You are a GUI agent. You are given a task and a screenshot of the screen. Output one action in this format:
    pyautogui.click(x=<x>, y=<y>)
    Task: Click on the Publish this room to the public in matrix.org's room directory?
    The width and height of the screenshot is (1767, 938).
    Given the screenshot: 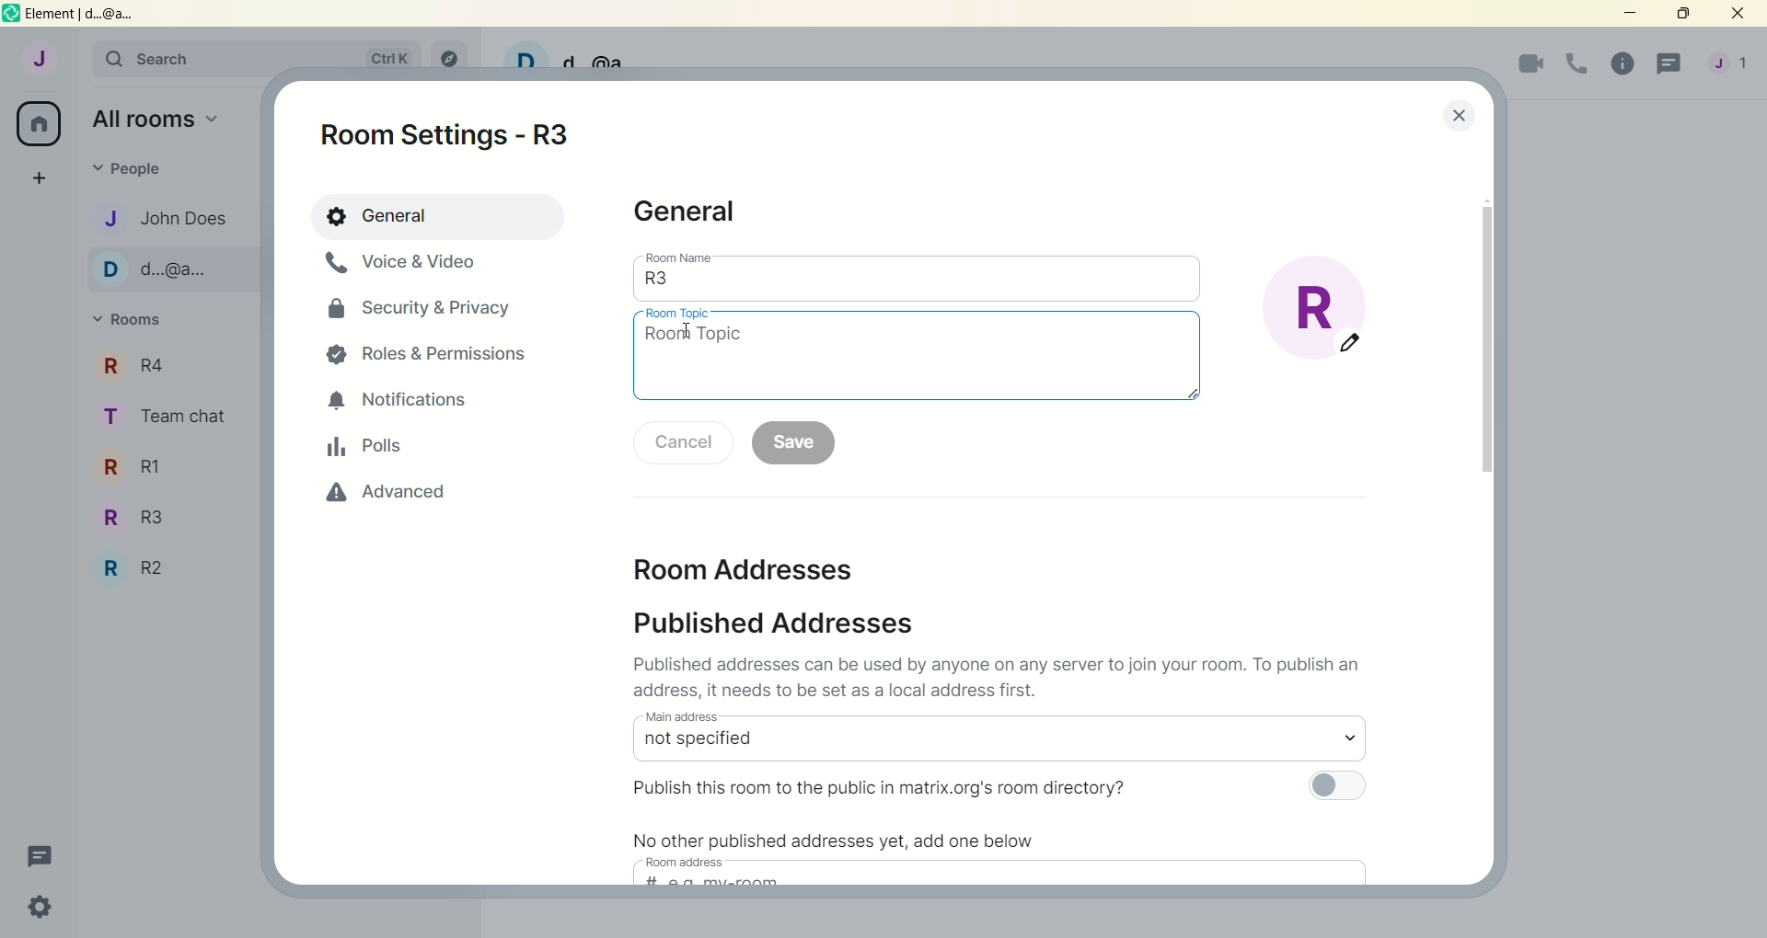 What is the action you would take?
    pyautogui.click(x=877, y=790)
    